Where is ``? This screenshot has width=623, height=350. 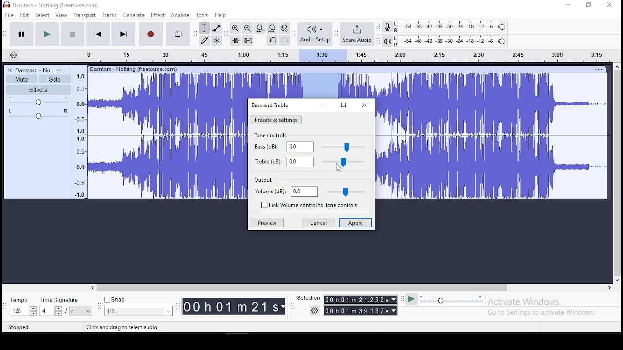  is located at coordinates (402, 299).